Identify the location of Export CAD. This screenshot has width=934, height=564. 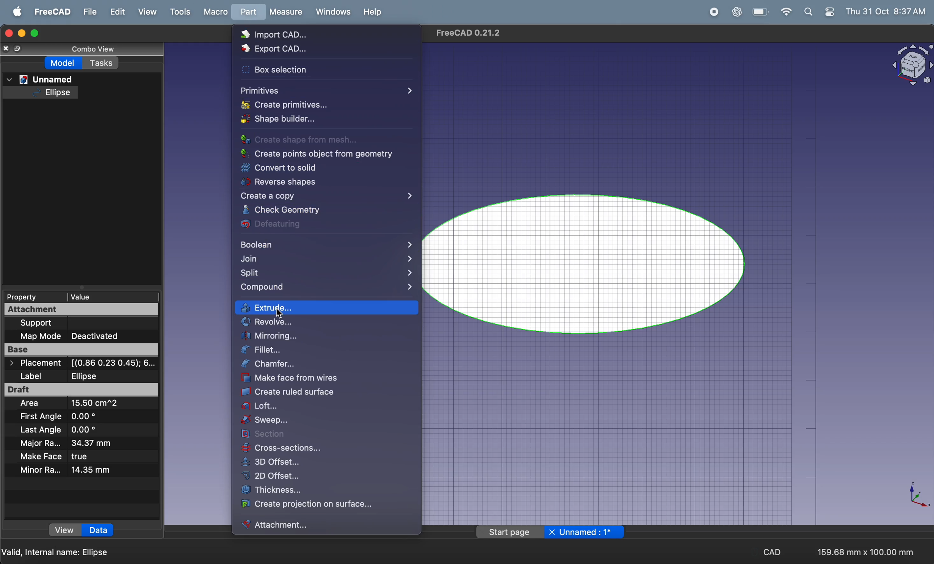
(307, 51).